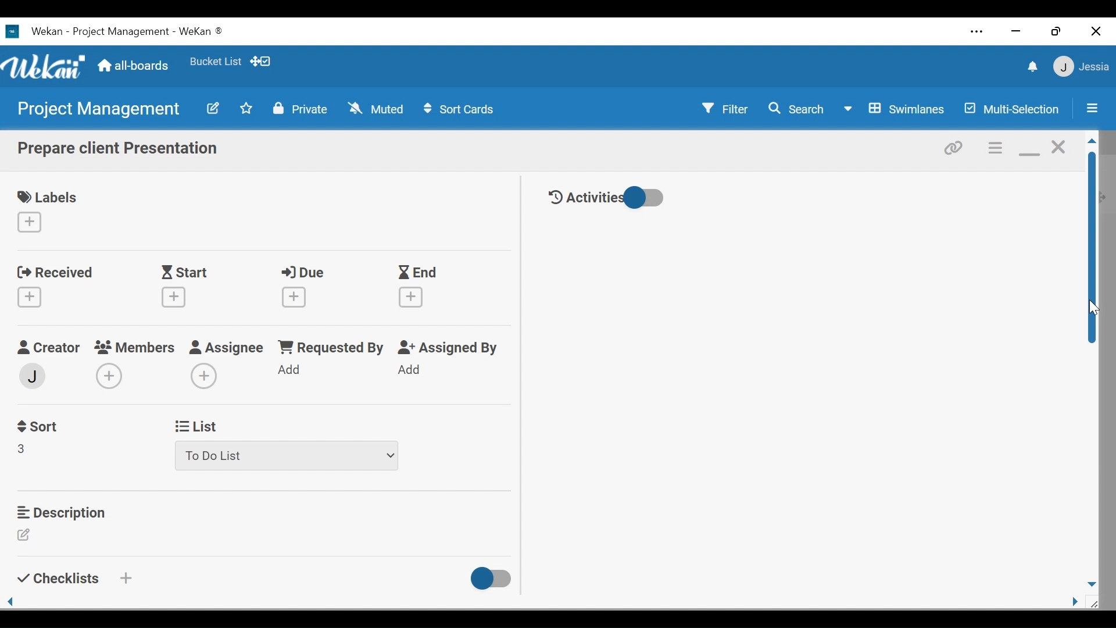 The image size is (1116, 628). What do you see at coordinates (261, 62) in the screenshot?
I see `Show Desktop drag handles` at bounding box center [261, 62].